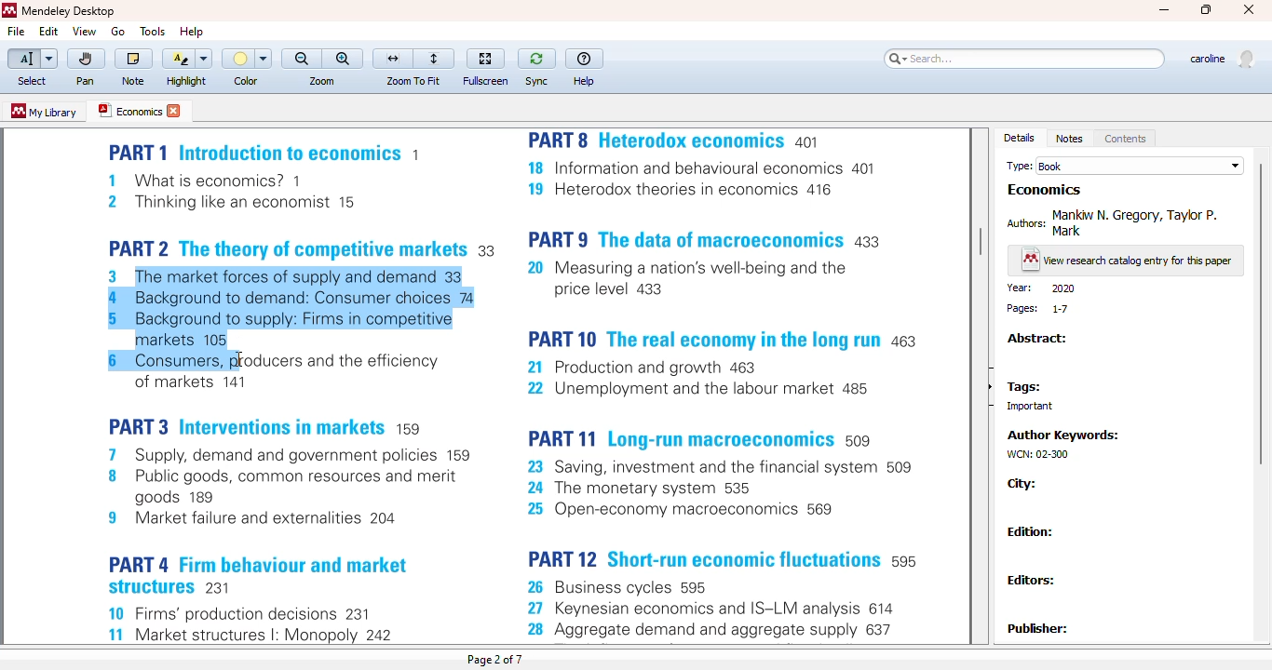 This screenshot has width=1272, height=670. Describe the element at coordinates (584, 59) in the screenshot. I see `help` at that location.